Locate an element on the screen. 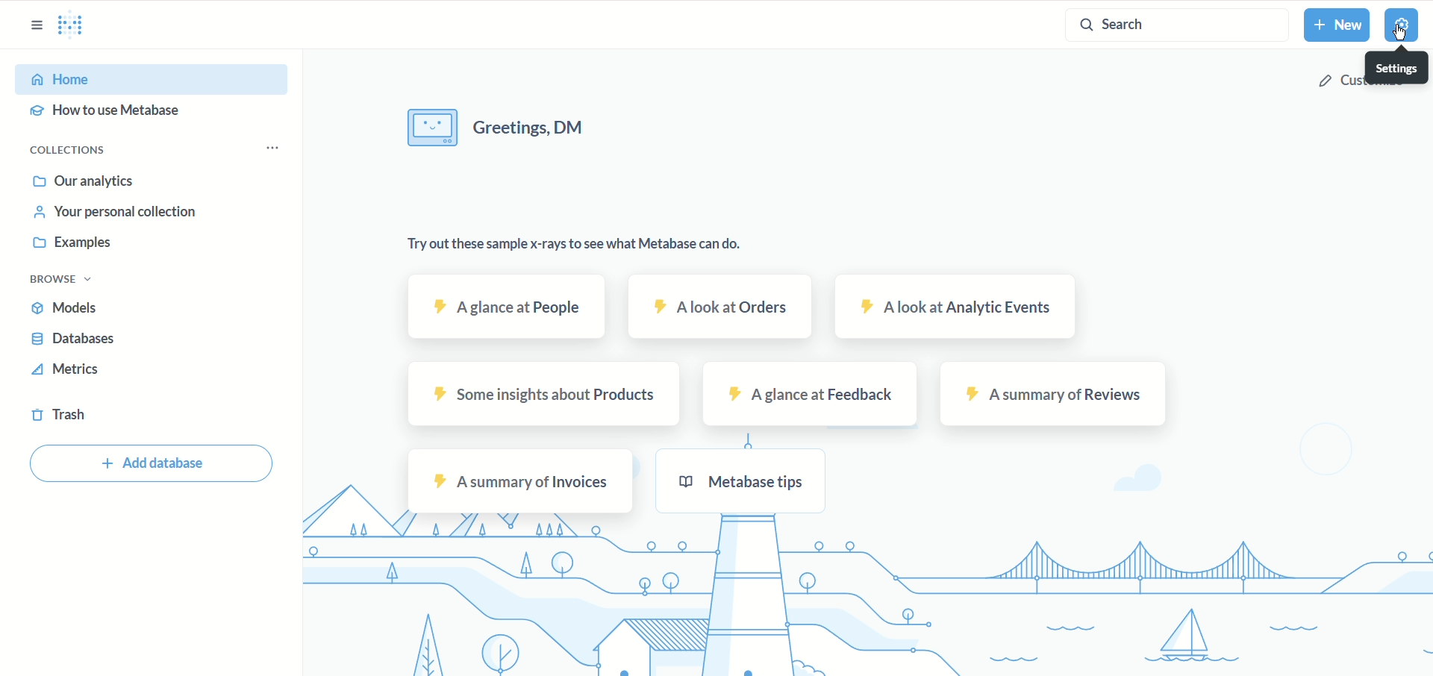 The width and height of the screenshot is (1433, 676). a glance at People is located at coordinates (500, 309).